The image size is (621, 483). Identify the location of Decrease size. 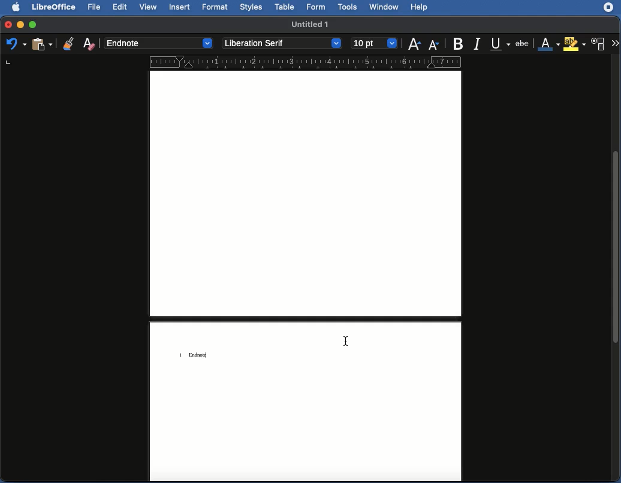
(435, 43).